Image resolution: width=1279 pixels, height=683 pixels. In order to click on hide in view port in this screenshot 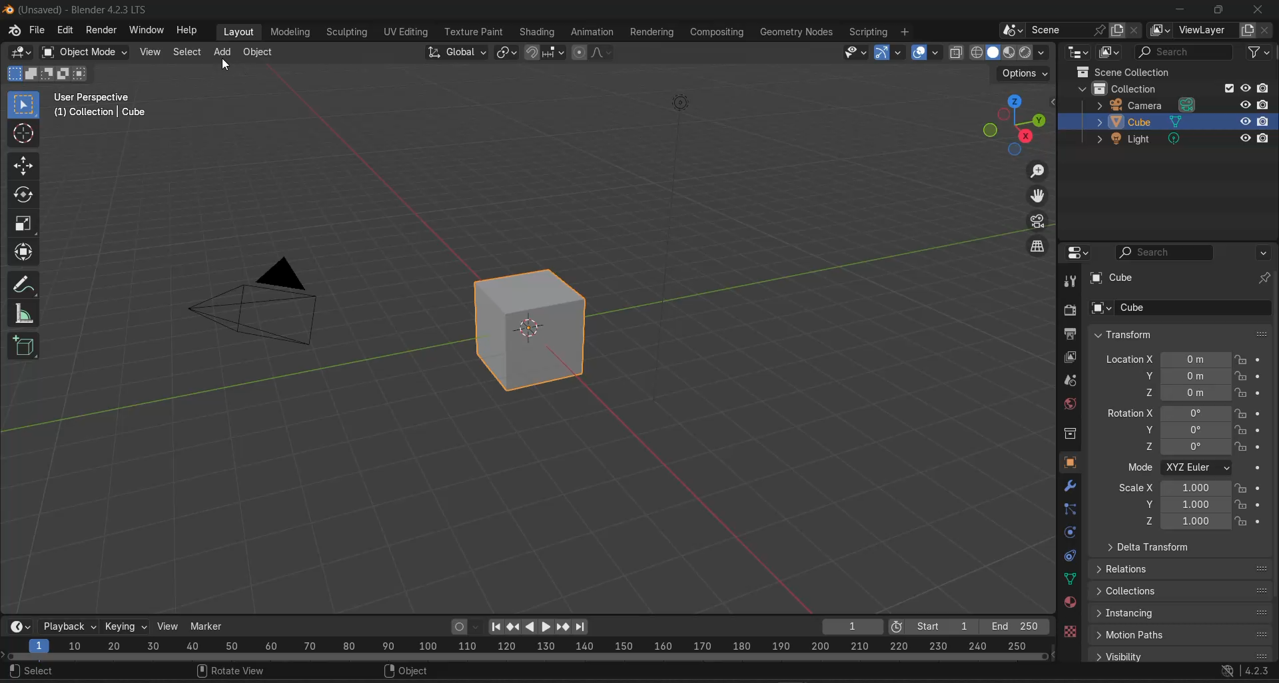, I will do `click(1246, 89)`.